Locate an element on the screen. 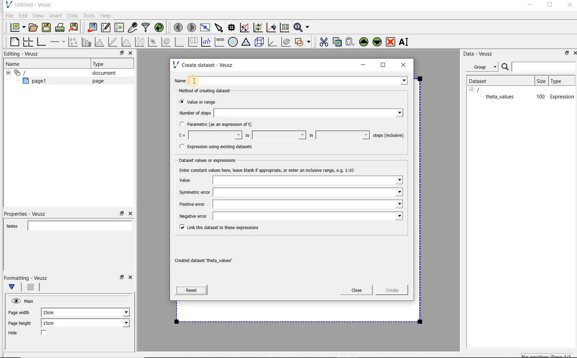 The image size is (577, 358). page1/1 is located at coordinates (564, 355).